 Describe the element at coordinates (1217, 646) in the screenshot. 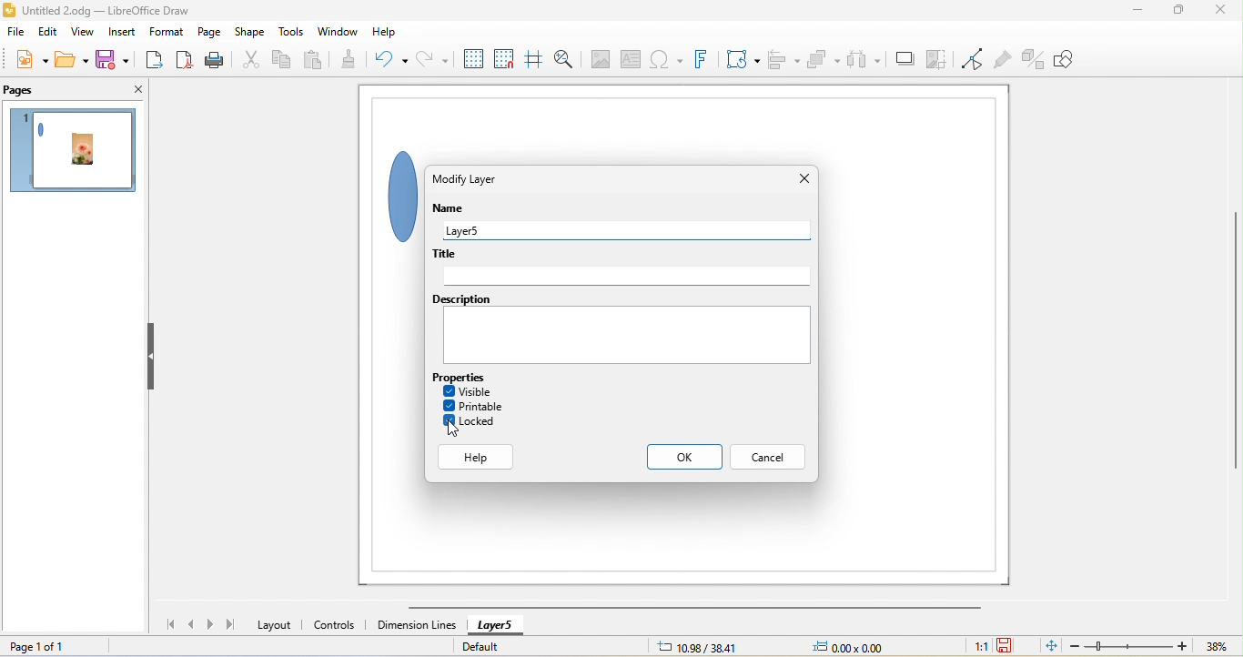

I see `zoom factor` at that location.